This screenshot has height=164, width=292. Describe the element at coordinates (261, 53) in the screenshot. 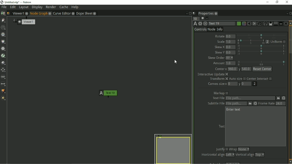

I see `selection bar` at that location.